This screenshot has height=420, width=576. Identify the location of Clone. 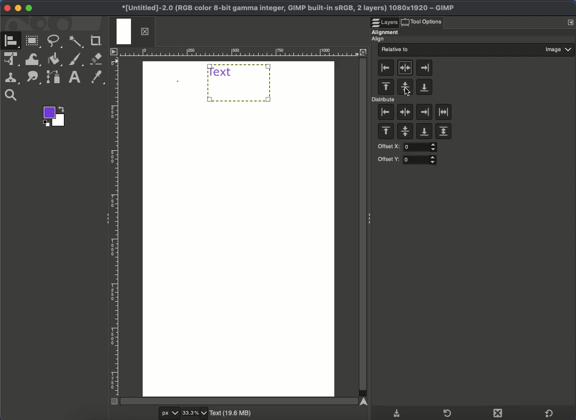
(13, 78).